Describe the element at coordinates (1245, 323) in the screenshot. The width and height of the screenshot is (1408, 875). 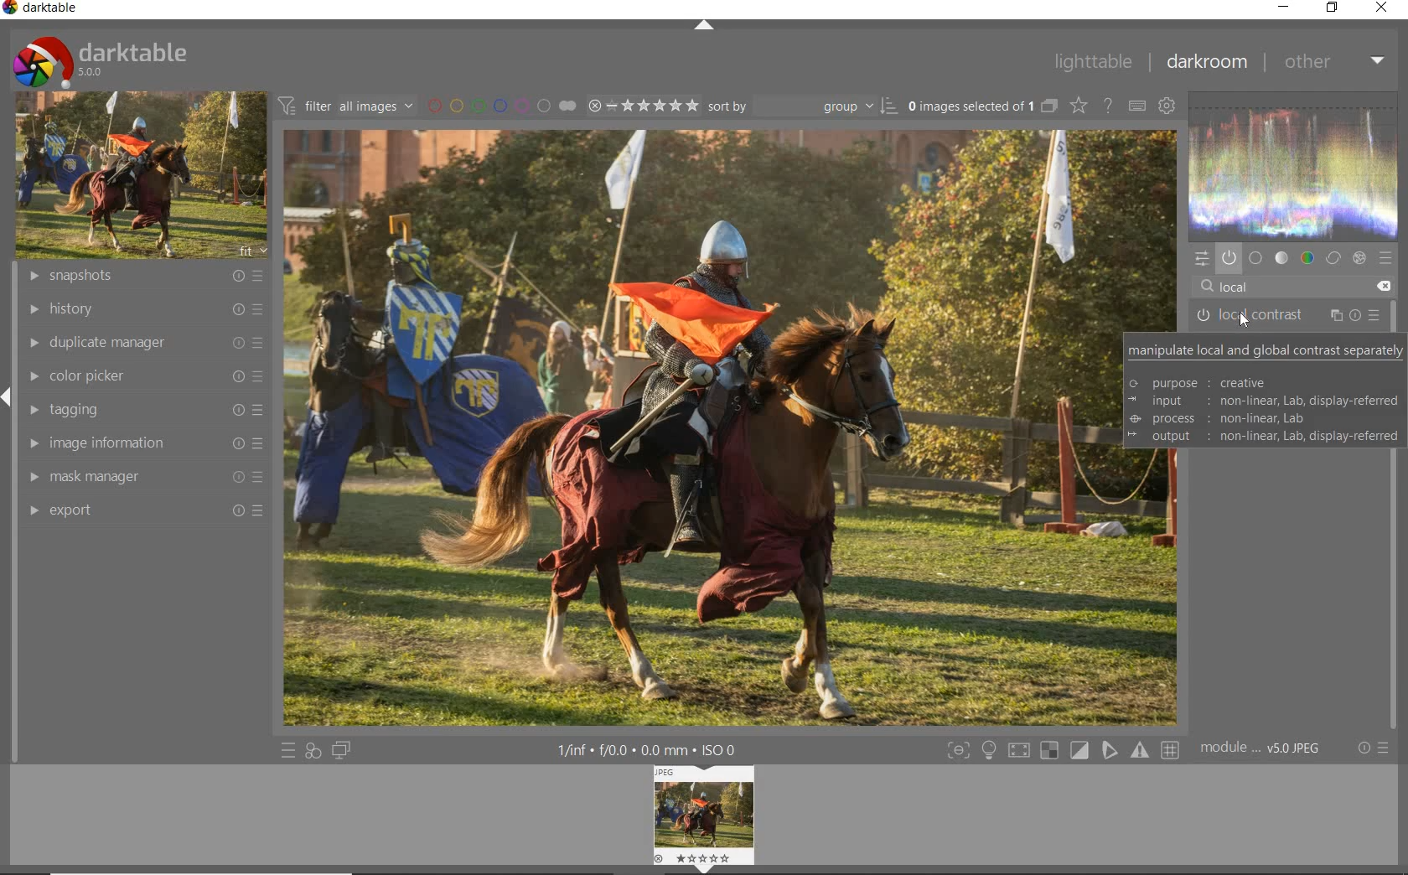
I see `SEARCH` at that location.